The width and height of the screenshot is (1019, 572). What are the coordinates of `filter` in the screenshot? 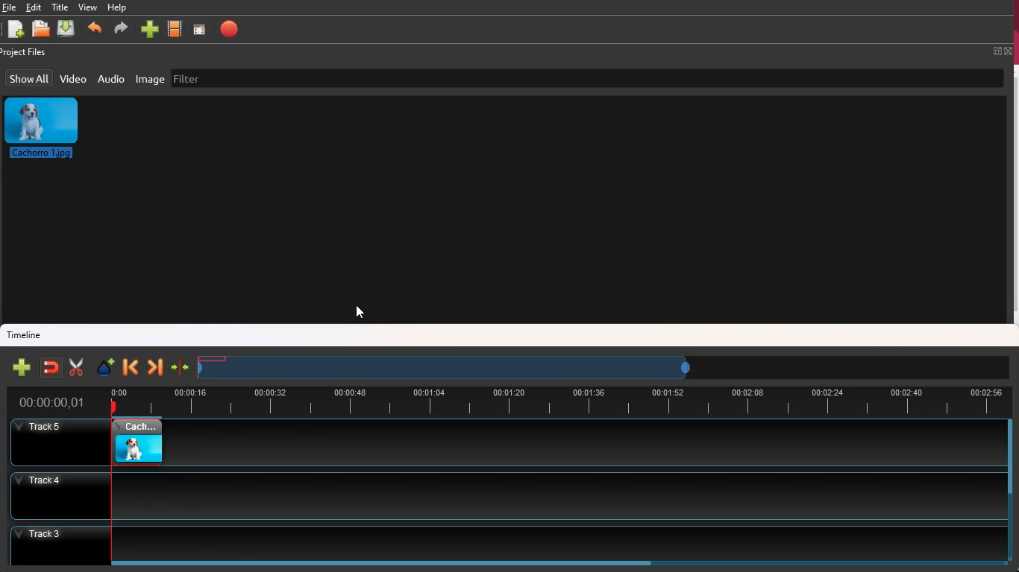 It's located at (204, 80).